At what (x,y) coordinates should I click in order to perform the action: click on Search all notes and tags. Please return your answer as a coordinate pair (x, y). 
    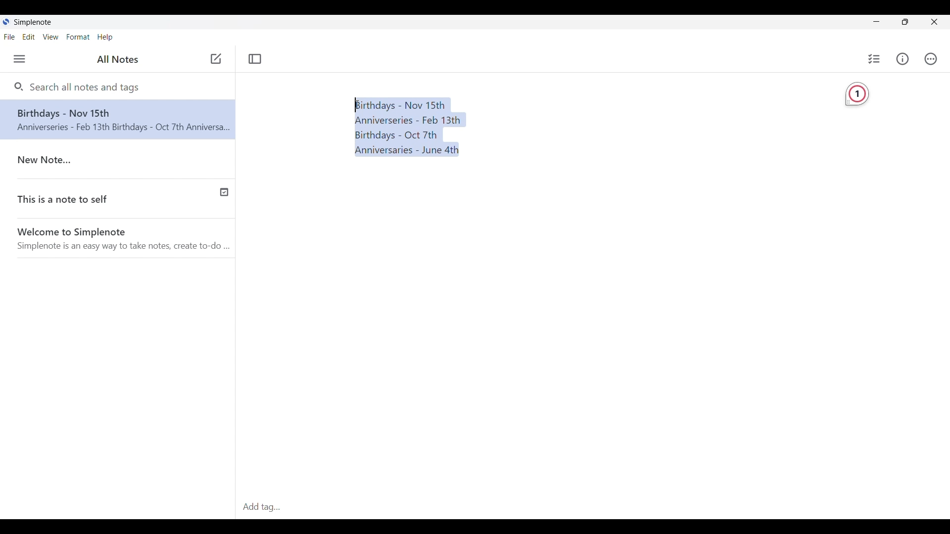
    Looking at the image, I should click on (88, 87).